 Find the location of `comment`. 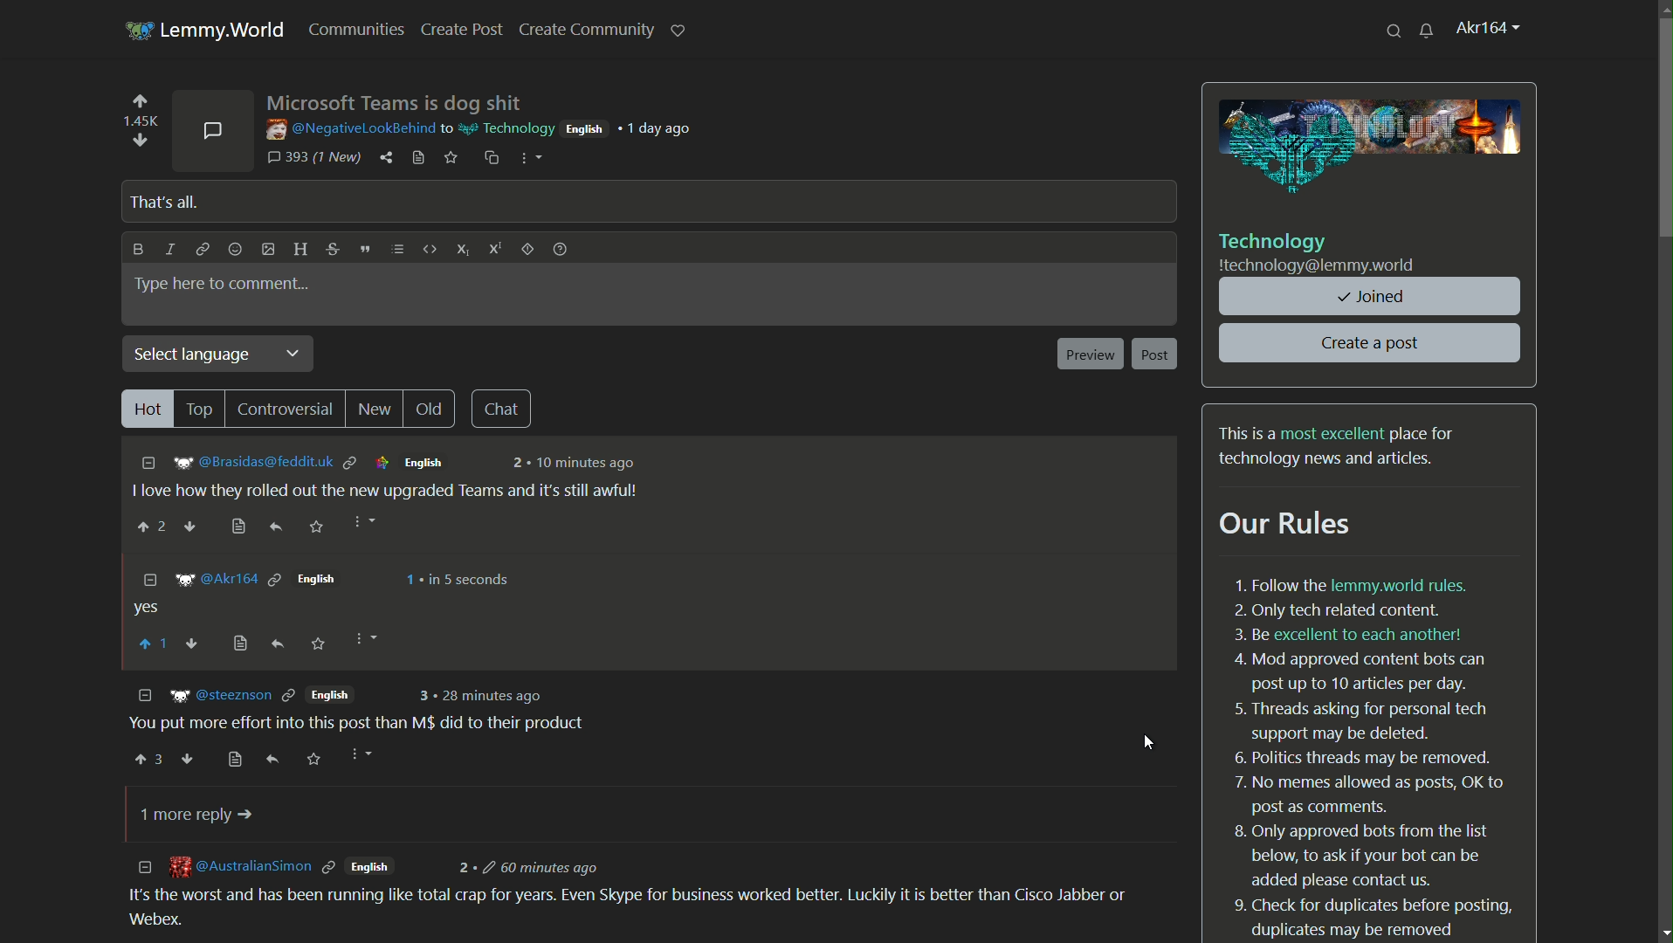

comment is located at coordinates (149, 608).